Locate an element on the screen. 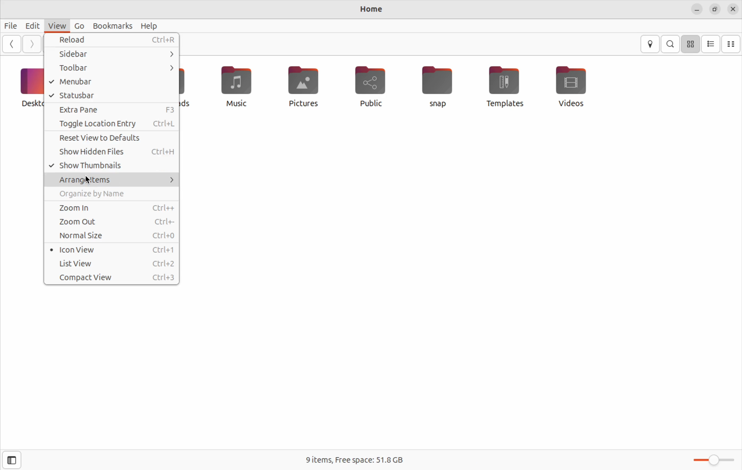 The width and height of the screenshot is (742, 470). files is located at coordinates (11, 24).